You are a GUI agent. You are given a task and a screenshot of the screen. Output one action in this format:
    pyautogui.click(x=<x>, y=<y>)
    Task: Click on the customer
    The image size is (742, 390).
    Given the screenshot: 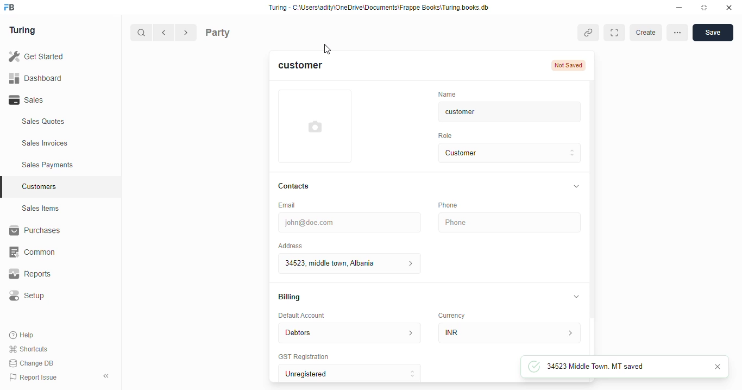 What is the action you would take?
    pyautogui.click(x=497, y=114)
    